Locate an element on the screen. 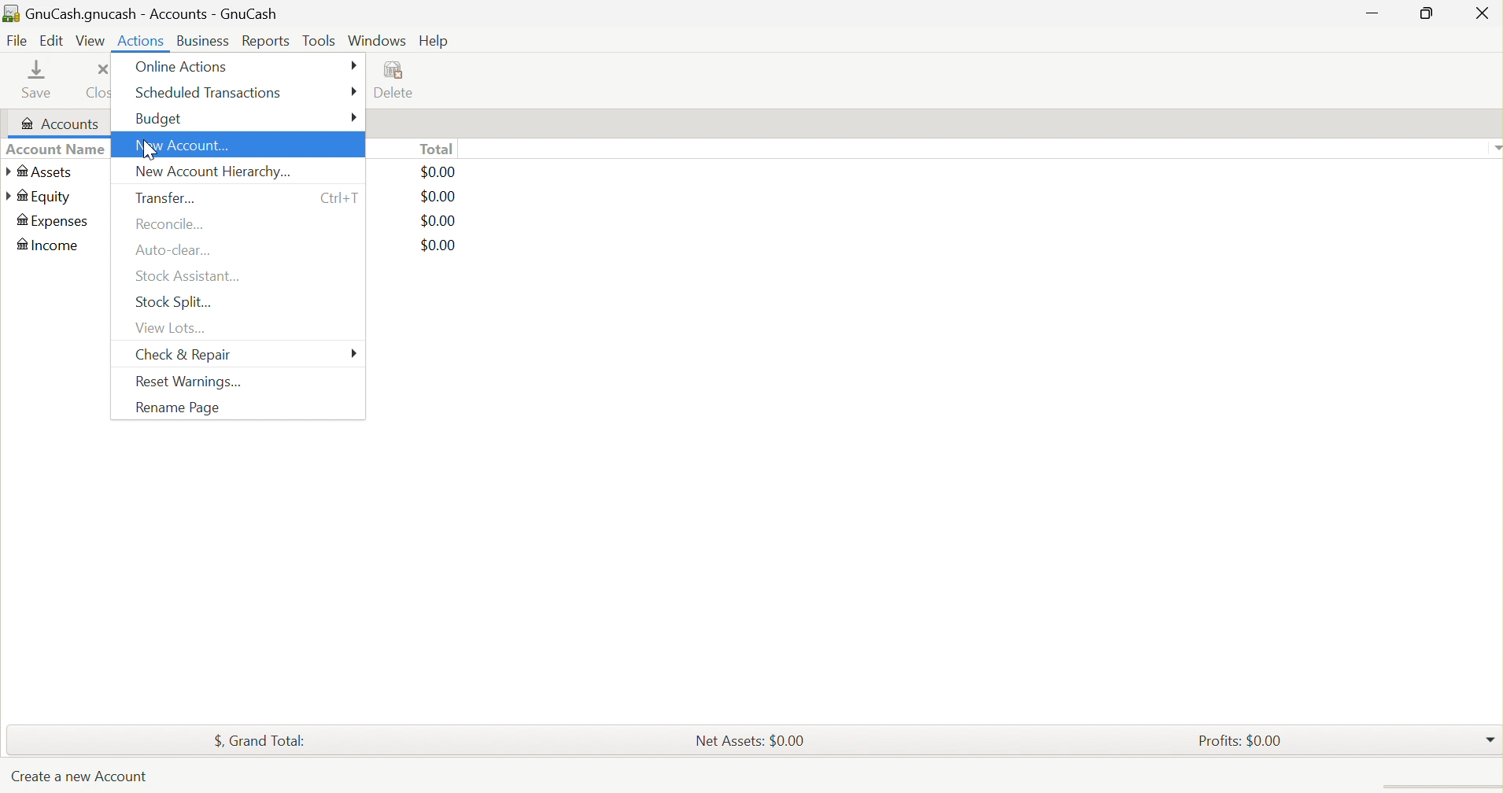 This screenshot has height=793, width=1503. $0.00 is located at coordinates (438, 220).